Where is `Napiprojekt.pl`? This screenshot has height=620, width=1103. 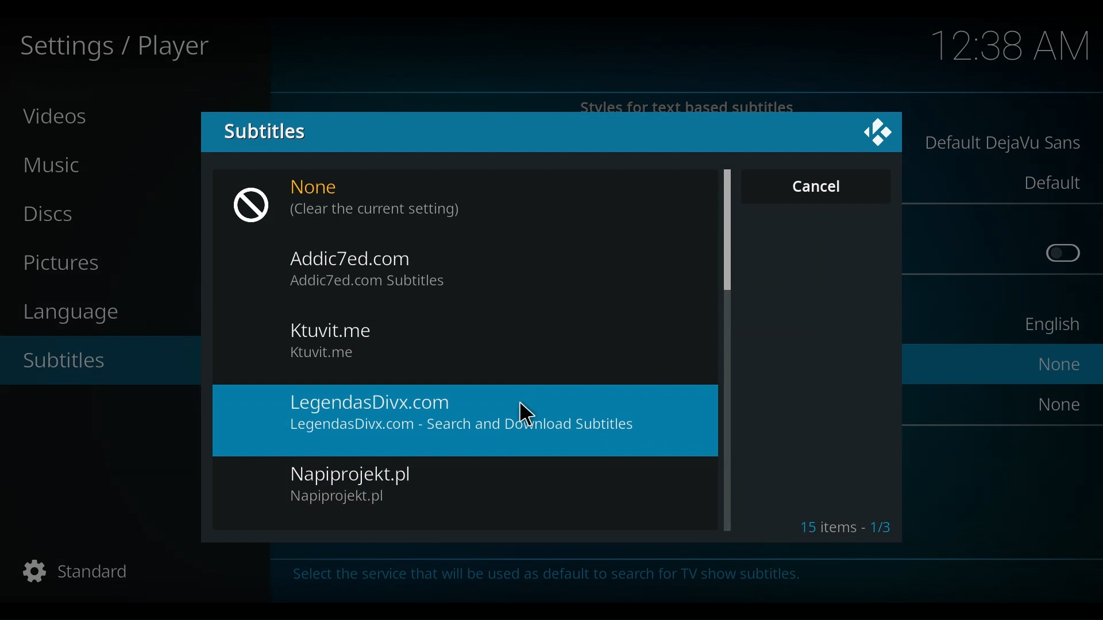 Napiprojekt.pl is located at coordinates (345, 499).